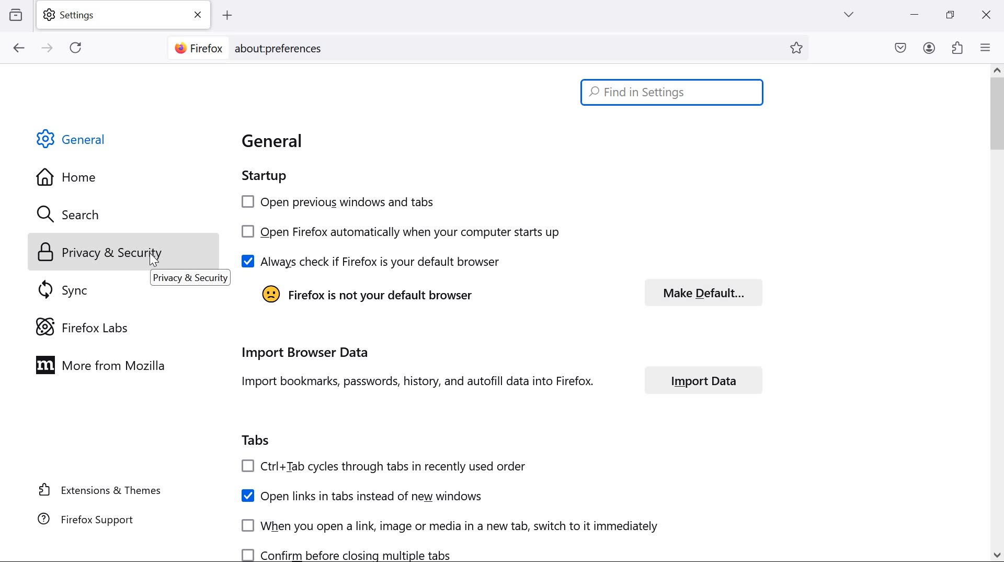 Image resolution: width=1004 pixels, height=562 pixels. What do you see at coordinates (951, 14) in the screenshot?
I see `restore down` at bounding box center [951, 14].